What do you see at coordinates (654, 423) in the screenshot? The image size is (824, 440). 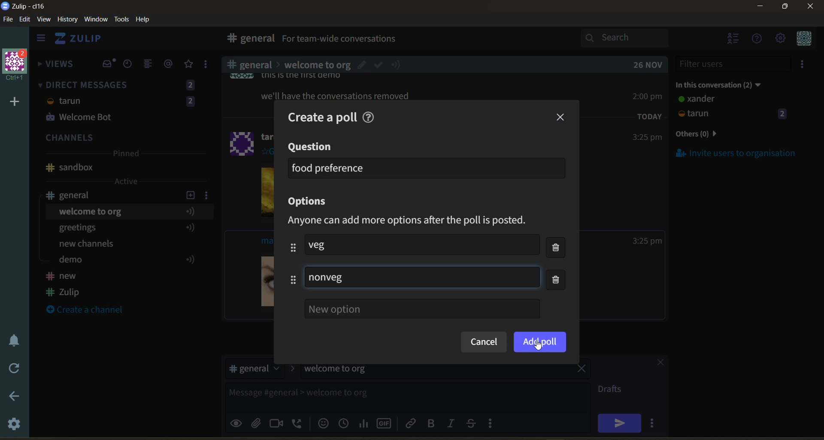 I see `send options` at bounding box center [654, 423].